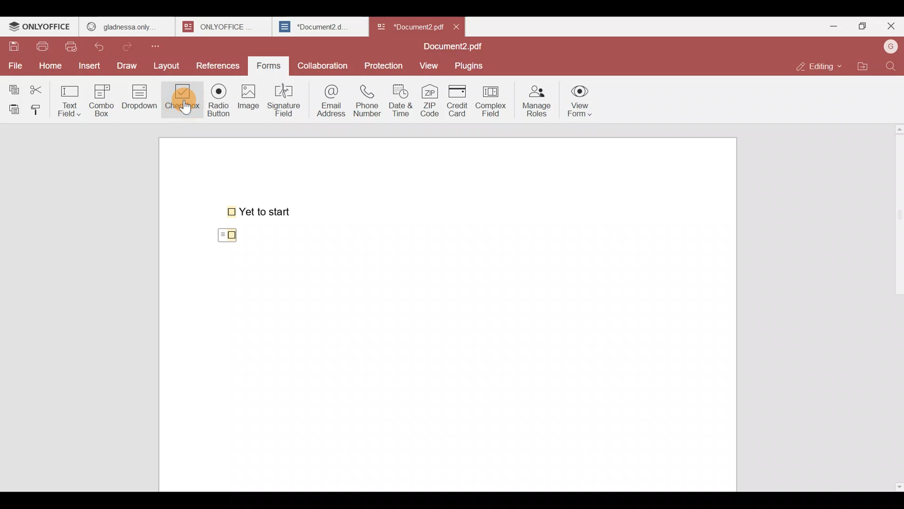 This screenshot has width=904, height=509. I want to click on Manage roles, so click(537, 99).